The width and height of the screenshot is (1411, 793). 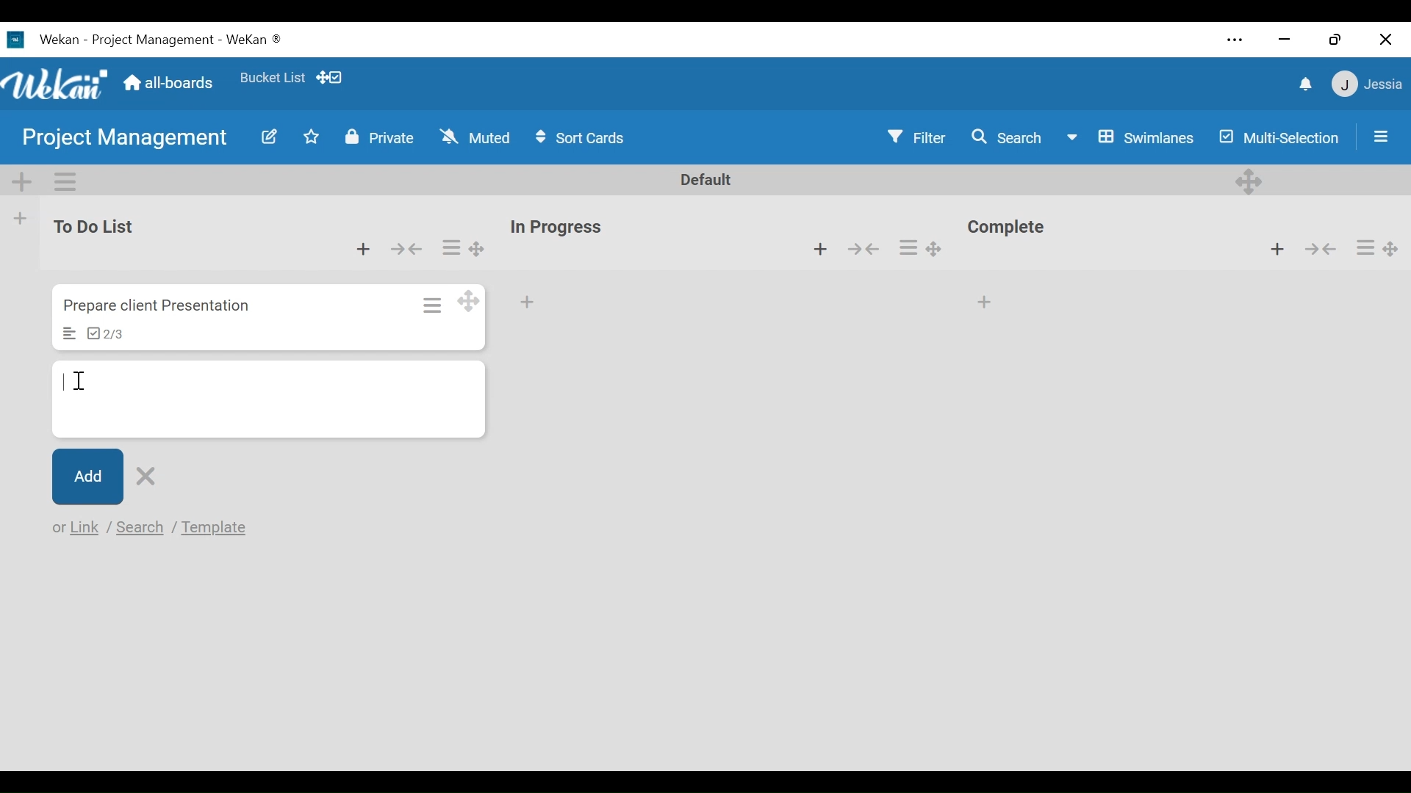 What do you see at coordinates (98, 227) in the screenshot?
I see `to do list` at bounding box center [98, 227].